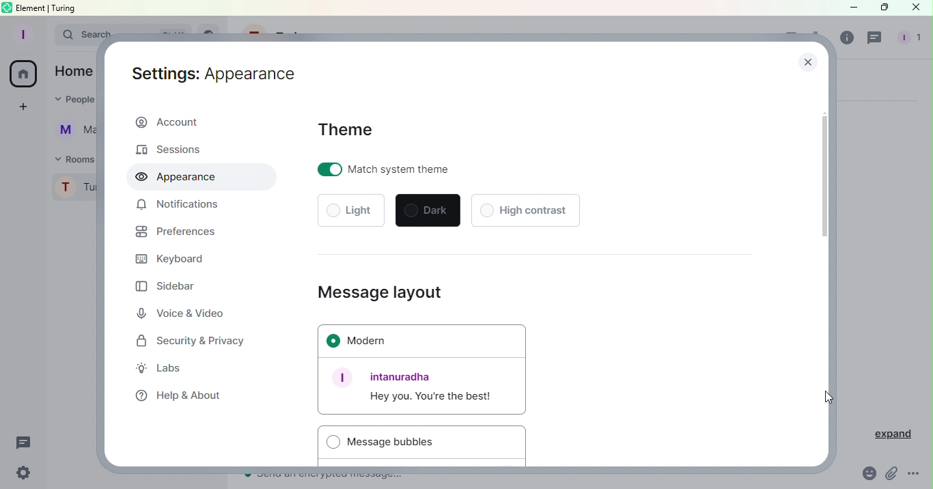 This screenshot has height=489, width=933. What do you see at coordinates (72, 131) in the screenshot?
I see `Martina Tornello` at bounding box center [72, 131].